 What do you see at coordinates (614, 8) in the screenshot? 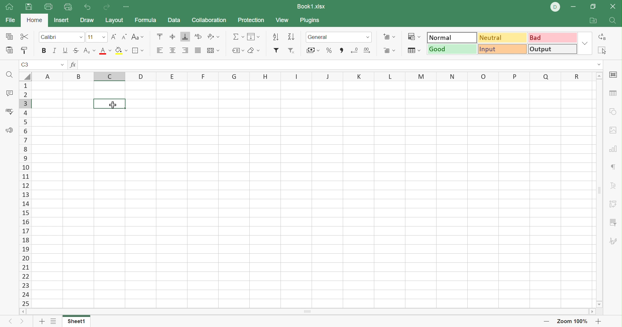
I see `Close` at bounding box center [614, 8].